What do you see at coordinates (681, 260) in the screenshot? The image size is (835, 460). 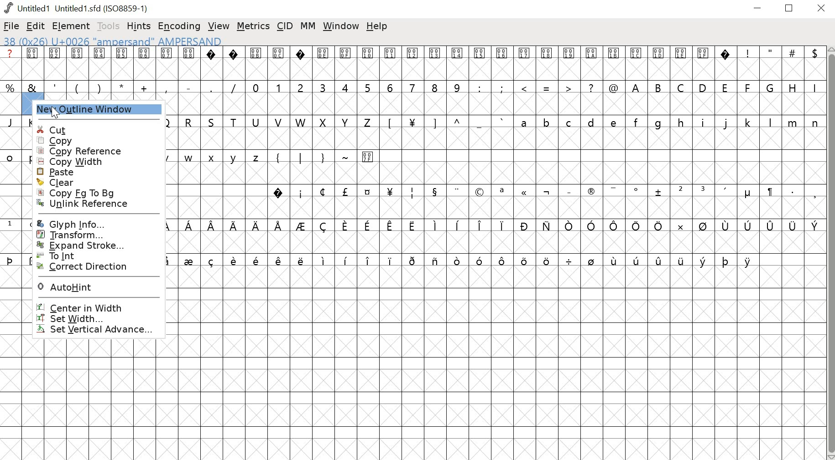 I see `symbol` at bounding box center [681, 260].